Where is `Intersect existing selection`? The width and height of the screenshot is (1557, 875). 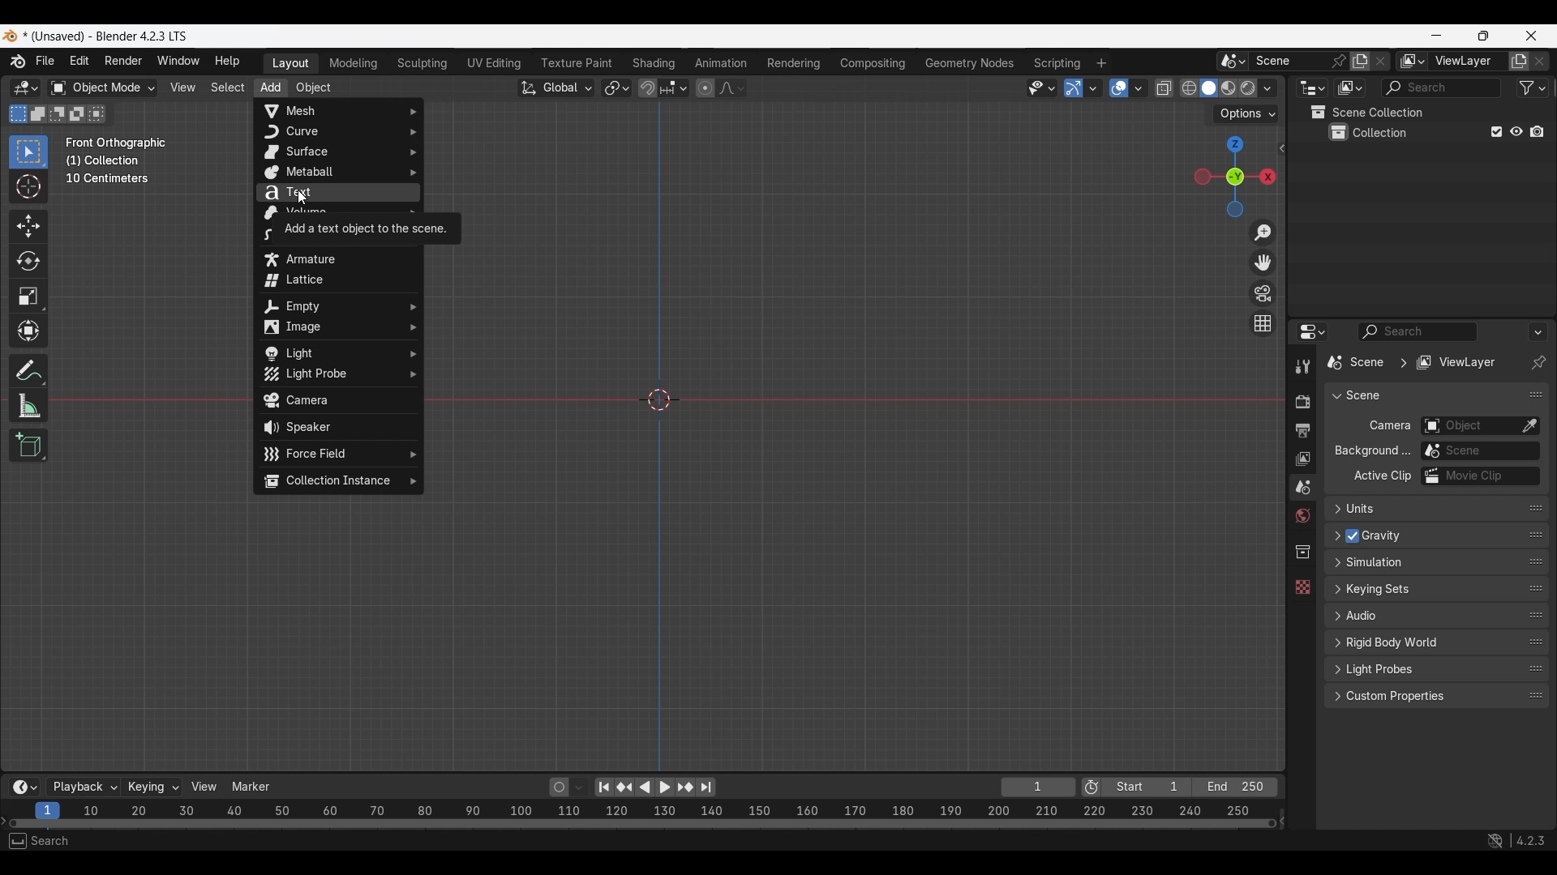
Intersect existing selection is located at coordinates (96, 114).